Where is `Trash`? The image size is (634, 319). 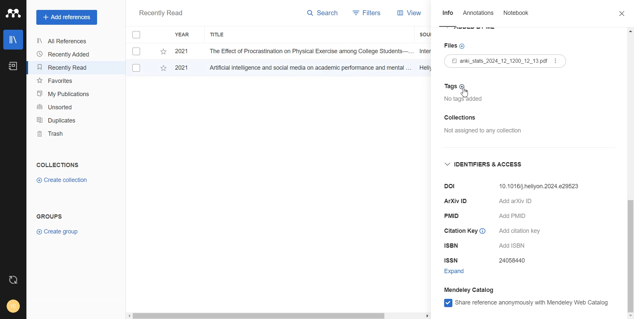 Trash is located at coordinates (65, 134).